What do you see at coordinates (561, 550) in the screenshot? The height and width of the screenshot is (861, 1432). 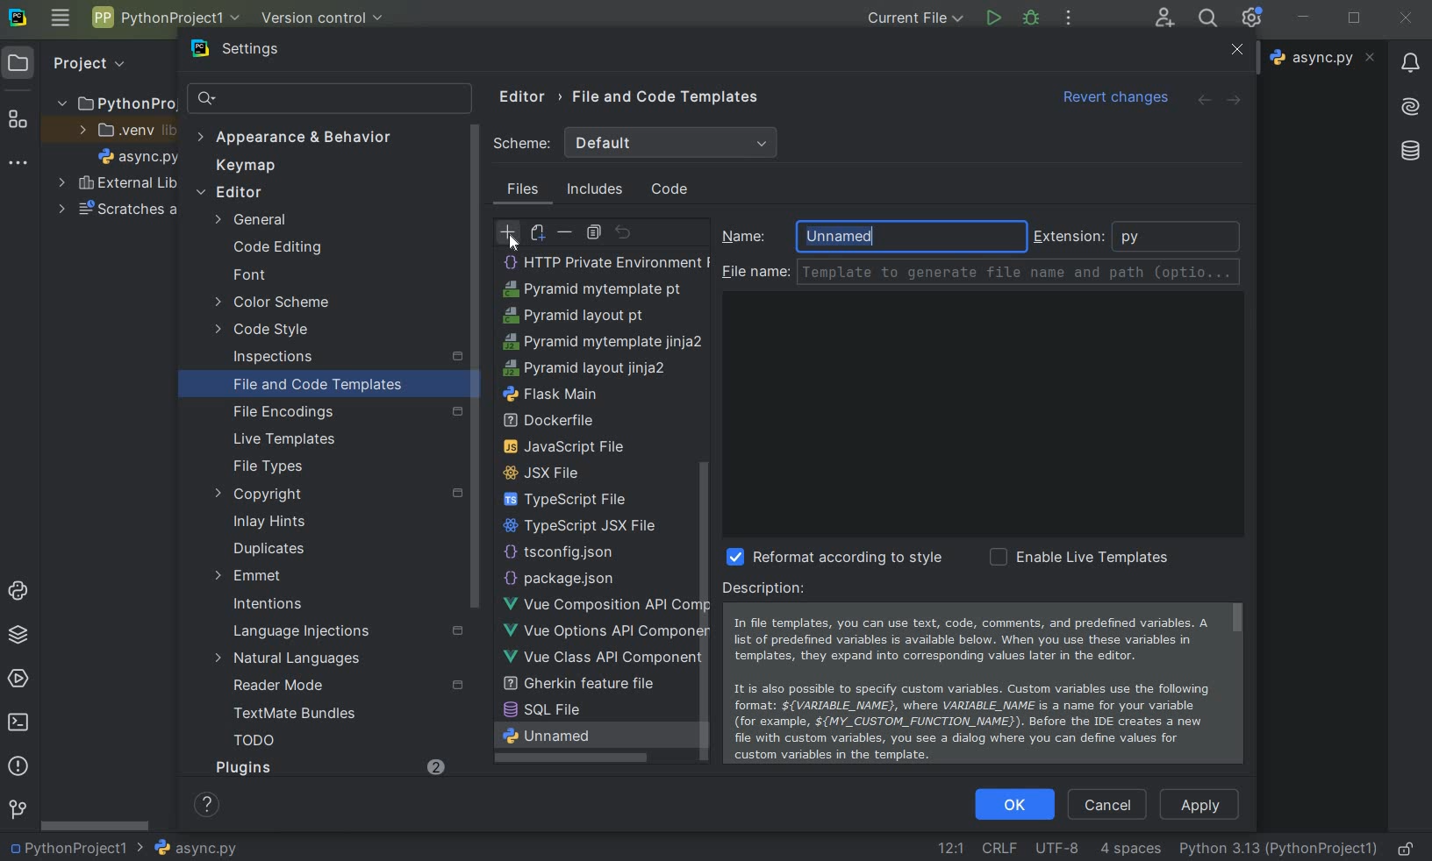 I see `HTTP Request` at bounding box center [561, 550].